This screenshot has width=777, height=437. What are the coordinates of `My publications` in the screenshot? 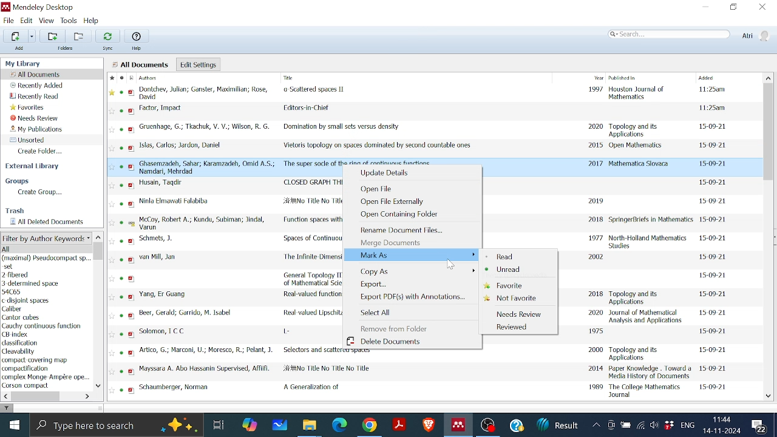 It's located at (38, 129).